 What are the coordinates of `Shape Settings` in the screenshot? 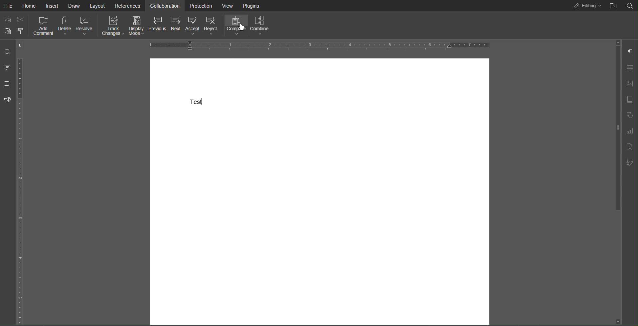 It's located at (630, 115).